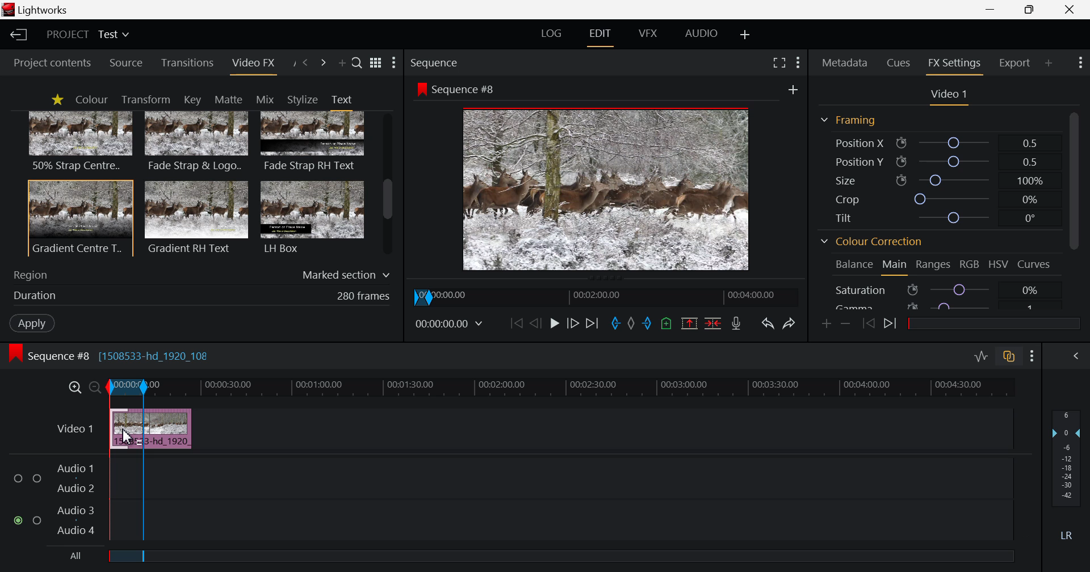 The height and width of the screenshot is (572, 1090). What do you see at coordinates (197, 143) in the screenshot?
I see `Fade Strap & Logo` at bounding box center [197, 143].